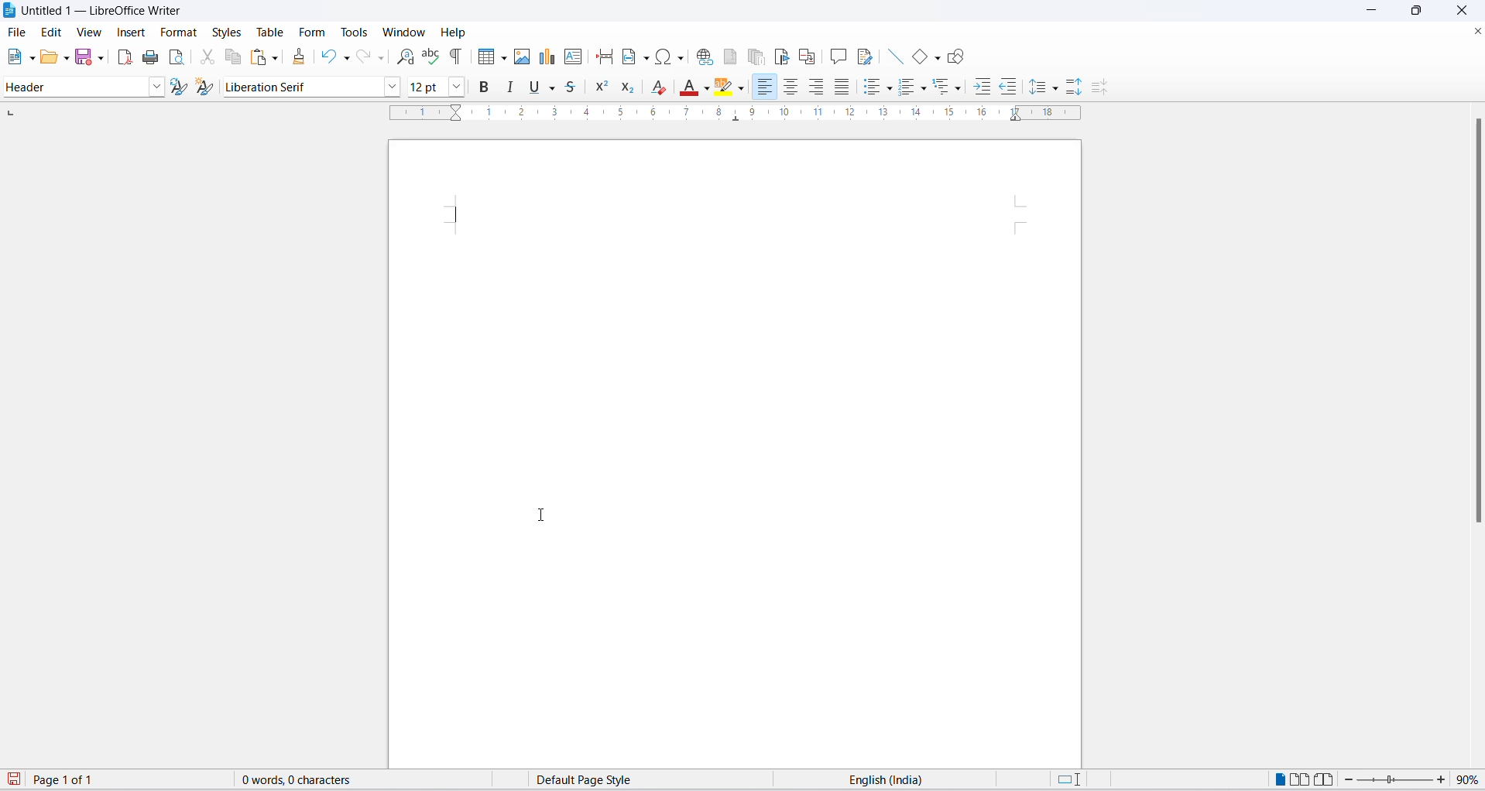 The image size is (1485, 791). Describe the element at coordinates (1278, 779) in the screenshot. I see `single page view` at that location.